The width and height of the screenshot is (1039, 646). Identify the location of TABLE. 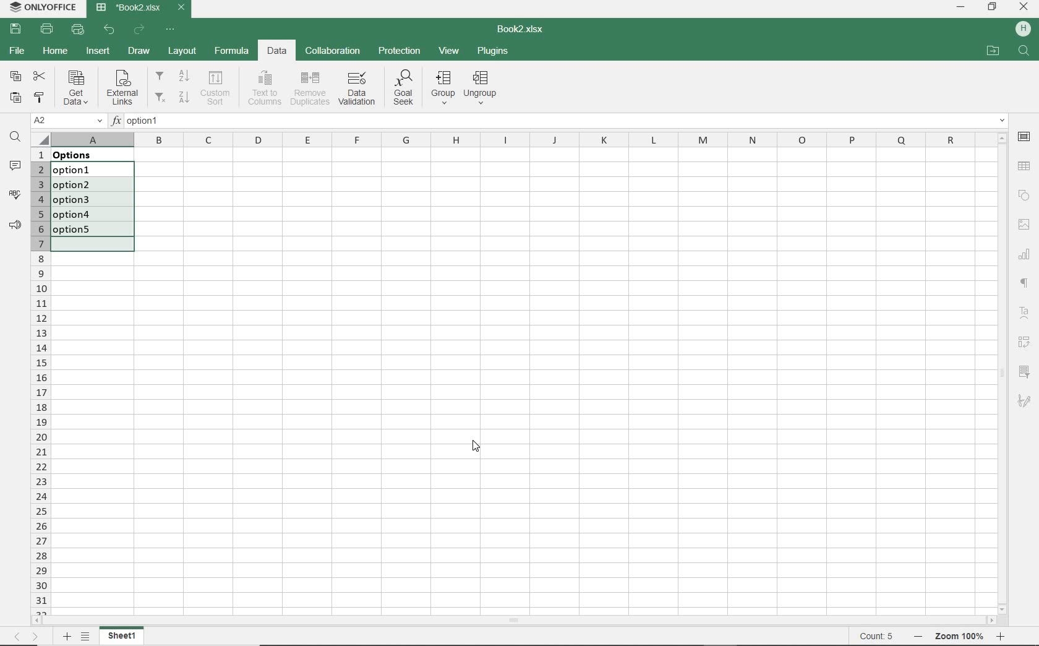
(1024, 166).